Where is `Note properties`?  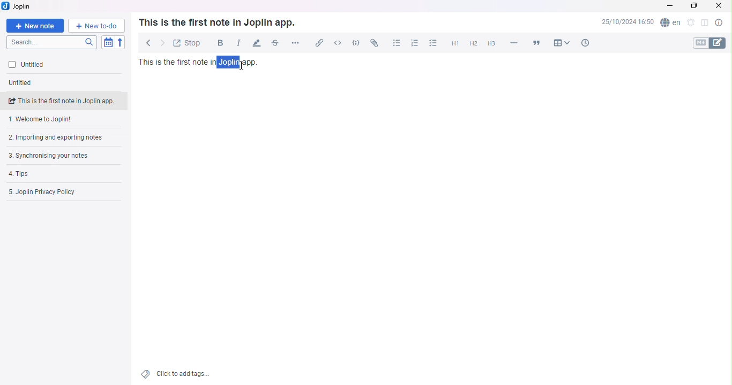
Note properties is located at coordinates (719, 23).